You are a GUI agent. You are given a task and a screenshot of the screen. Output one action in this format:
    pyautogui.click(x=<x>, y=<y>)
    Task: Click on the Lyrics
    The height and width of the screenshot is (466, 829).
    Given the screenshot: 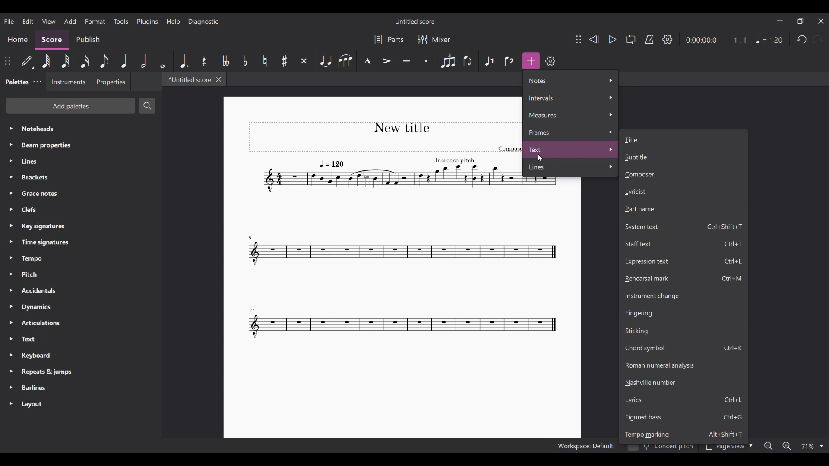 What is the action you would take?
    pyautogui.click(x=683, y=400)
    